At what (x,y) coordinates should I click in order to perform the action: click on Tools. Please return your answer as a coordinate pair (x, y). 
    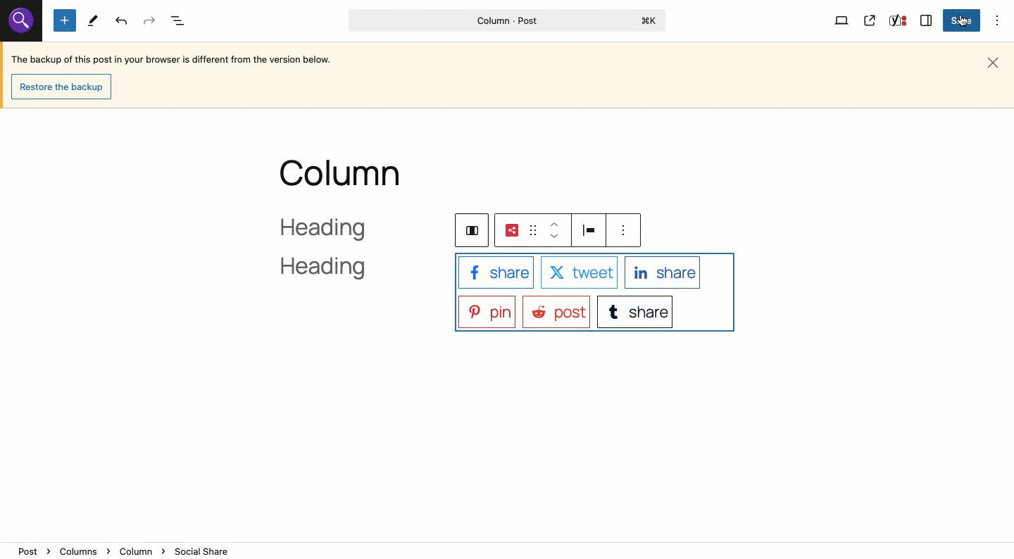
    Looking at the image, I should click on (93, 21).